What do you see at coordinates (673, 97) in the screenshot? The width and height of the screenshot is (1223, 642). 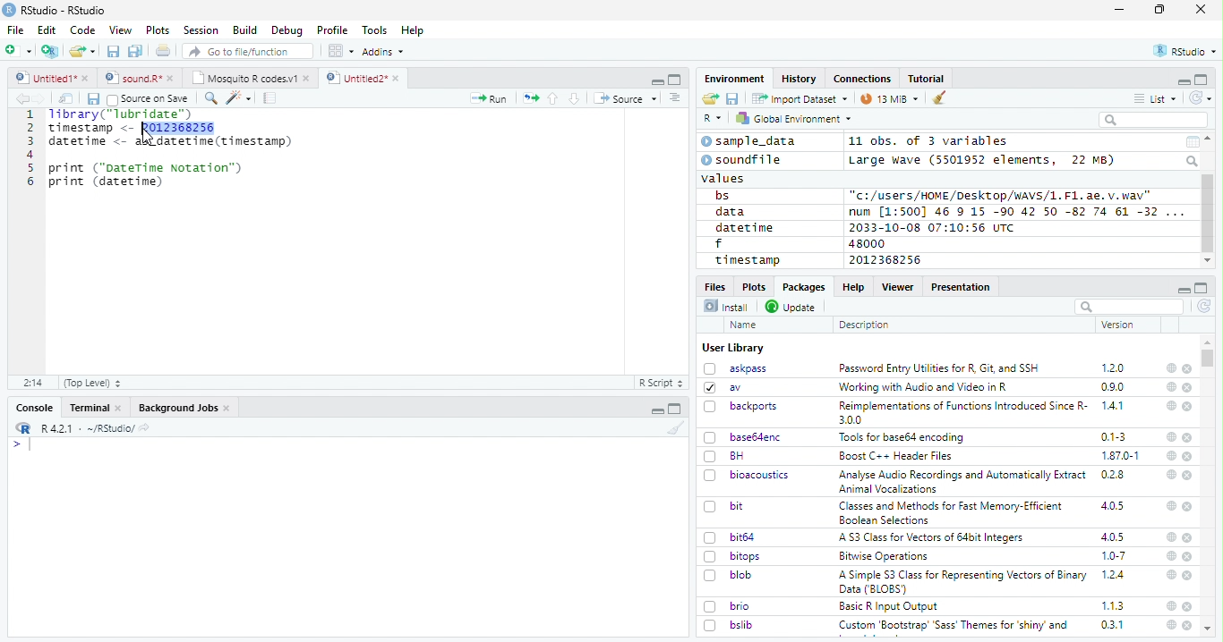 I see `Show document outline` at bounding box center [673, 97].